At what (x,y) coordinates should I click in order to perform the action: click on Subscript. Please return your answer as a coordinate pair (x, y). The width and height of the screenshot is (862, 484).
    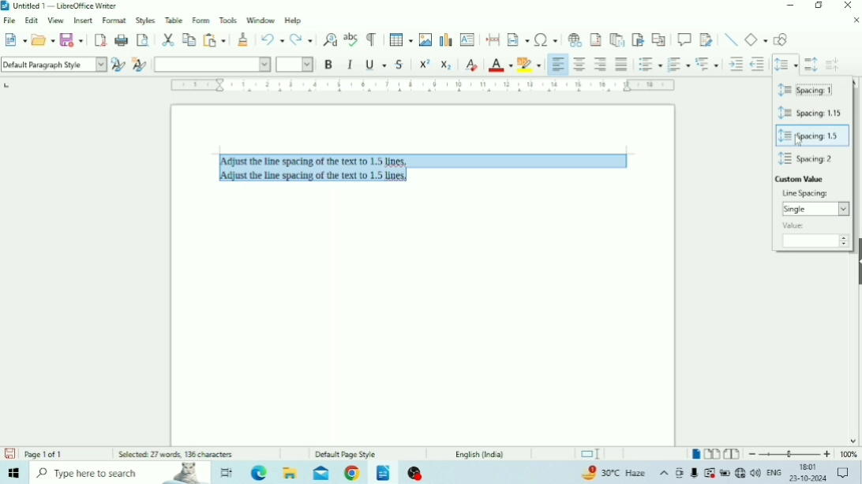
    Looking at the image, I should click on (447, 65).